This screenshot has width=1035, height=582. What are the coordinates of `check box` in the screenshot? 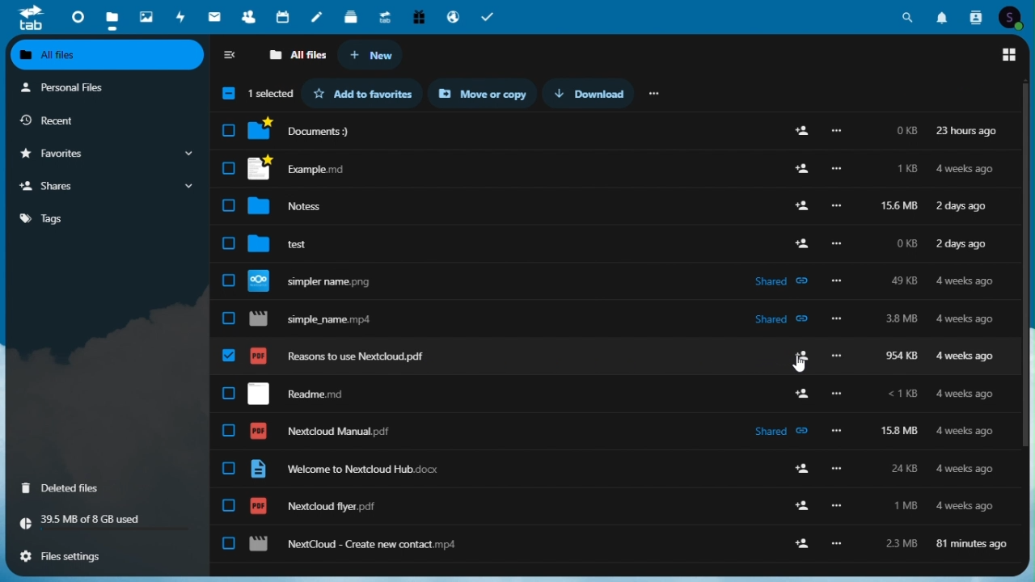 It's located at (231, 132).